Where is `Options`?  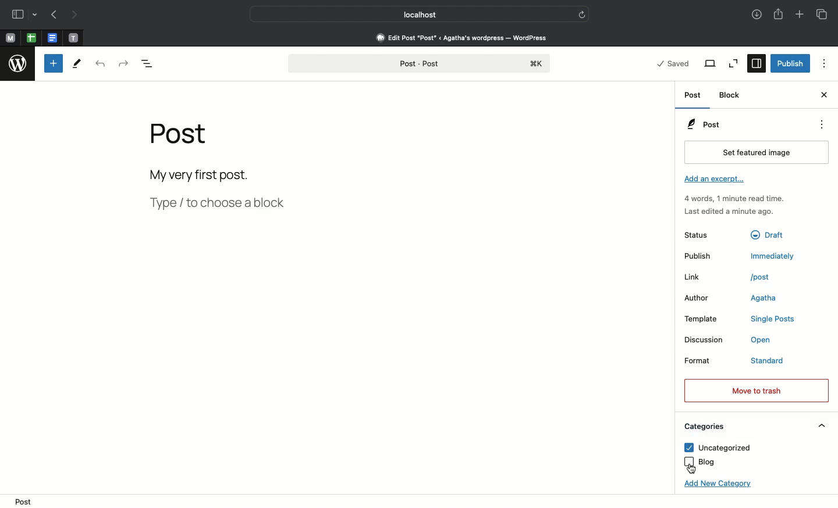 Options is located at coordinates (821, 124).